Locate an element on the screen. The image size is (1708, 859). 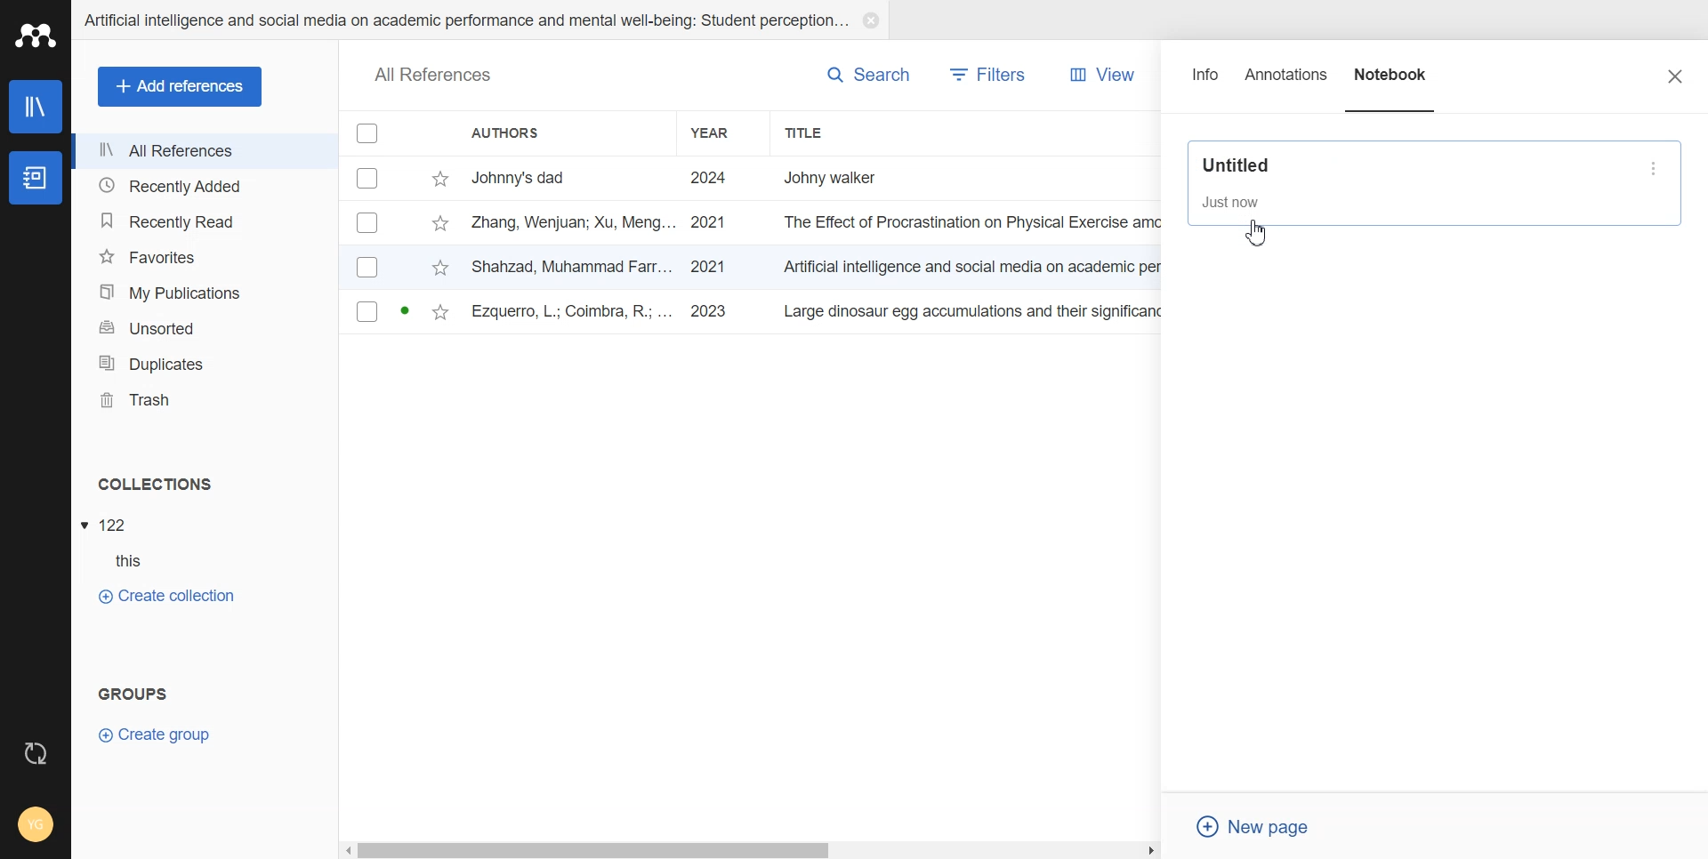
2023 is located at coordinates (712, 312).